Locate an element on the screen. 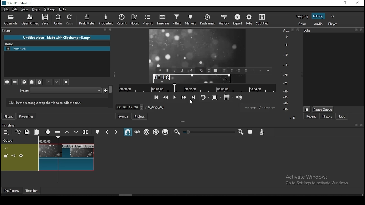 Image resolution: width=365 pixels, height=205 pixels. Scroll Bar is located at coordinates (111, 97).